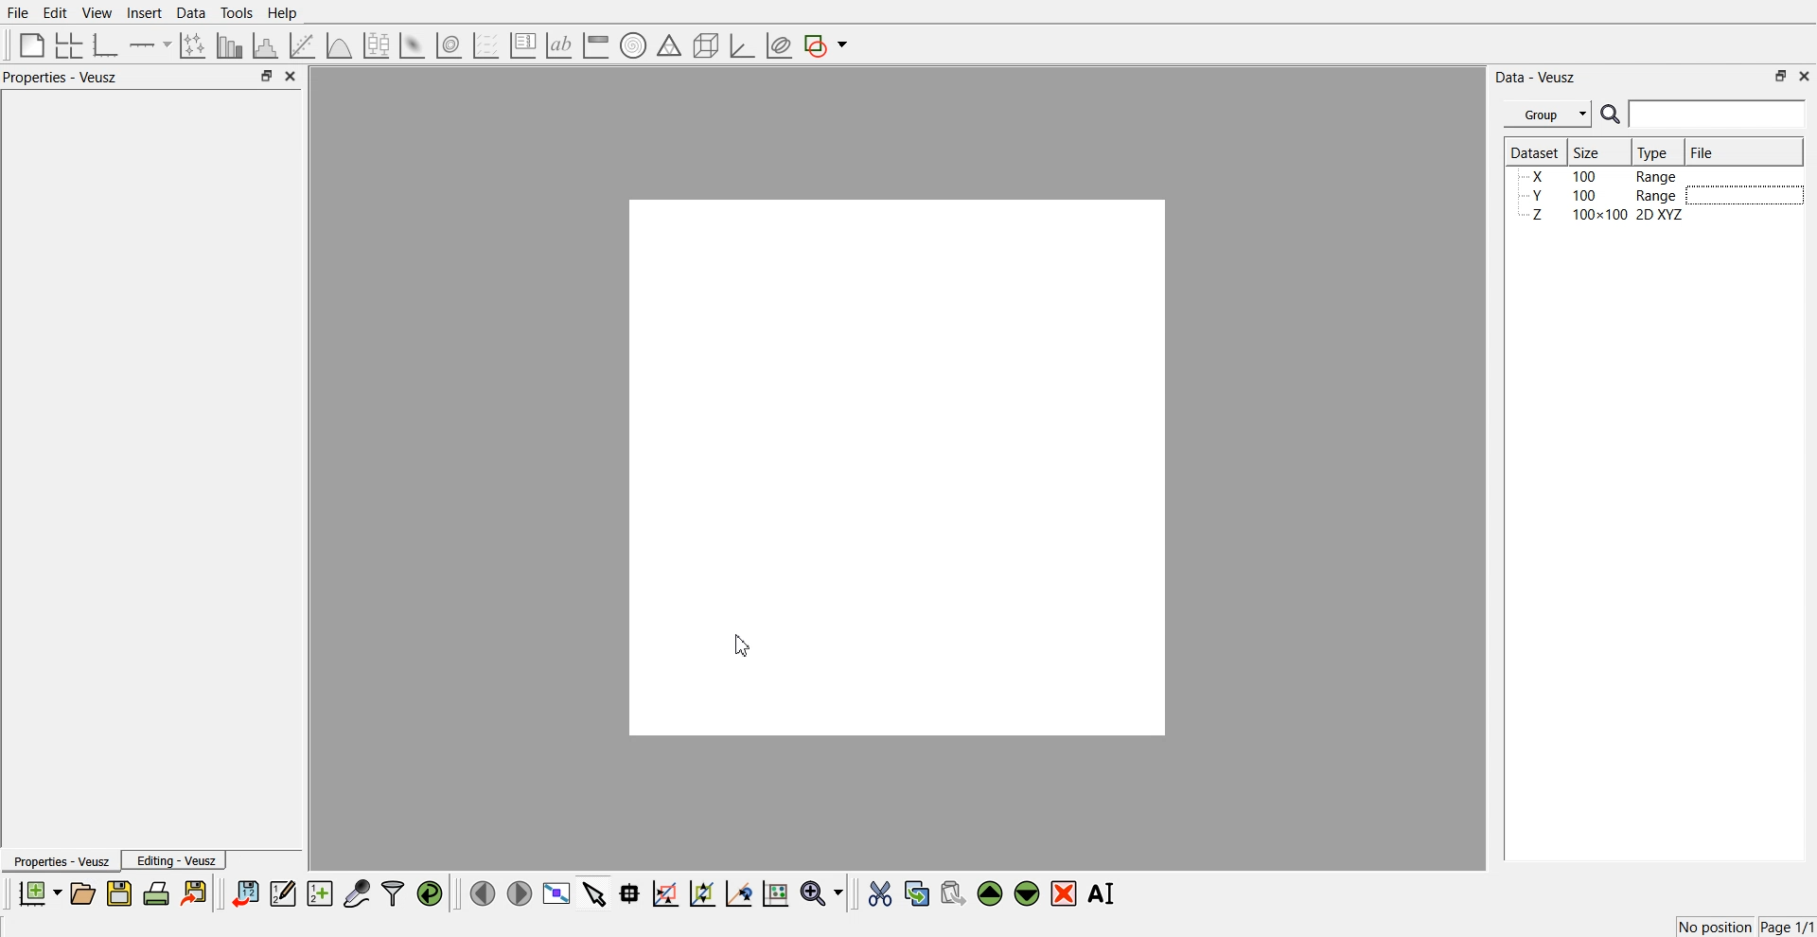  What do you see at coordinates (1028, 893) in the screenshot?
I see `Move down the selected widget` at bounding box center [1028, 893].